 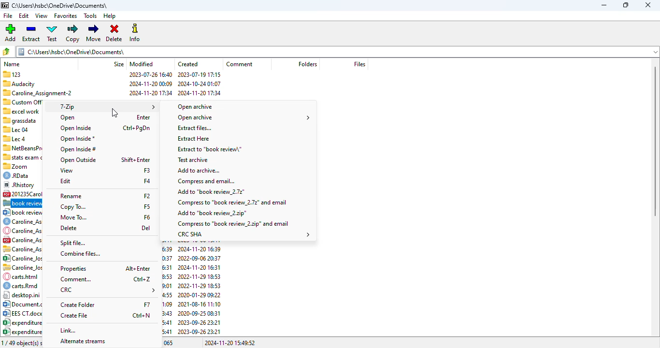 What do you see at coordinates (242, 234) in the screenshot?
I see `CRC SHA` at bounding box center [242, 234].